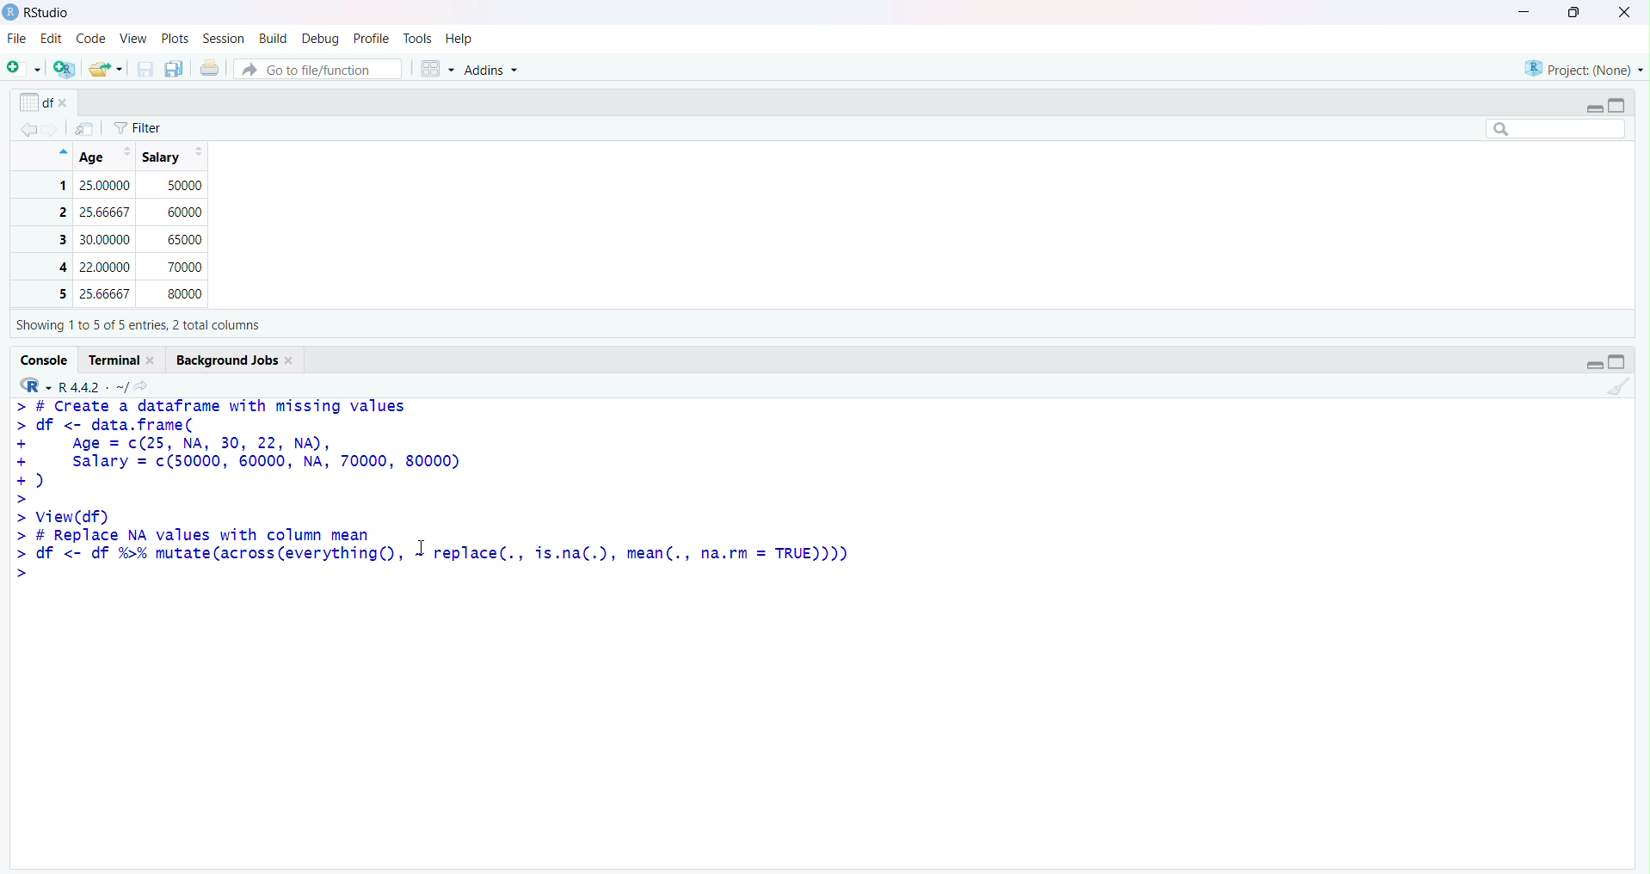 The height and width of the screenshot is (874, 1650). I want to click on Save all open documents (Ctrl + Alt + S), so click(174, 67).